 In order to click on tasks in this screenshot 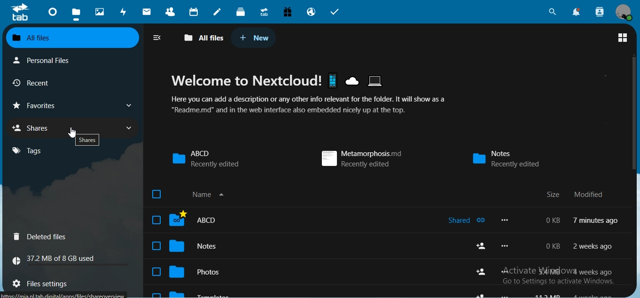, I will do `click(335, 11)`.